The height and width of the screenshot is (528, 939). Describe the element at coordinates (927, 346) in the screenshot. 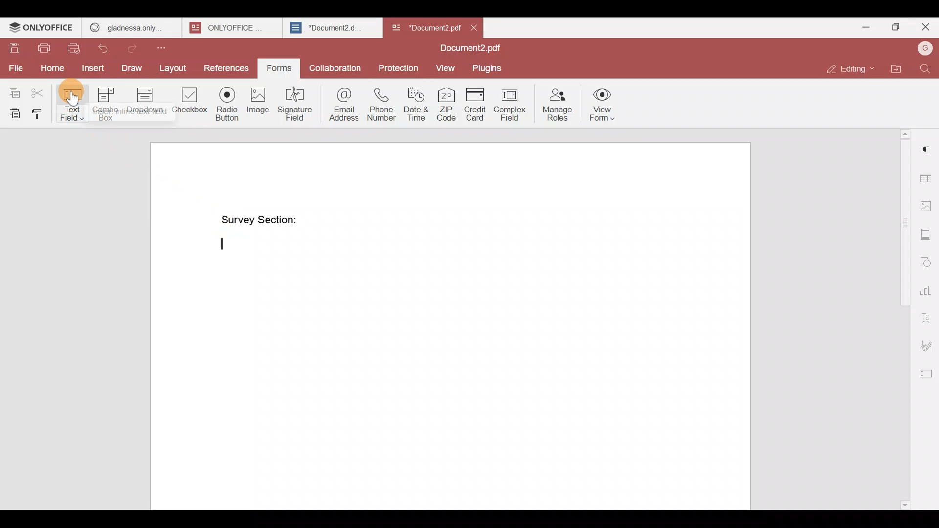

I see `Signature settings` at that location.